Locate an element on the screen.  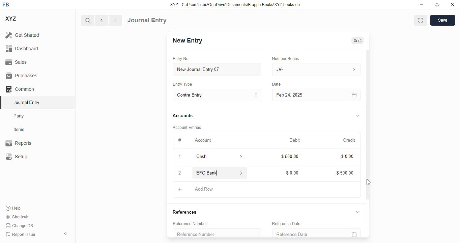
credit is located at coordinates (350, 140).